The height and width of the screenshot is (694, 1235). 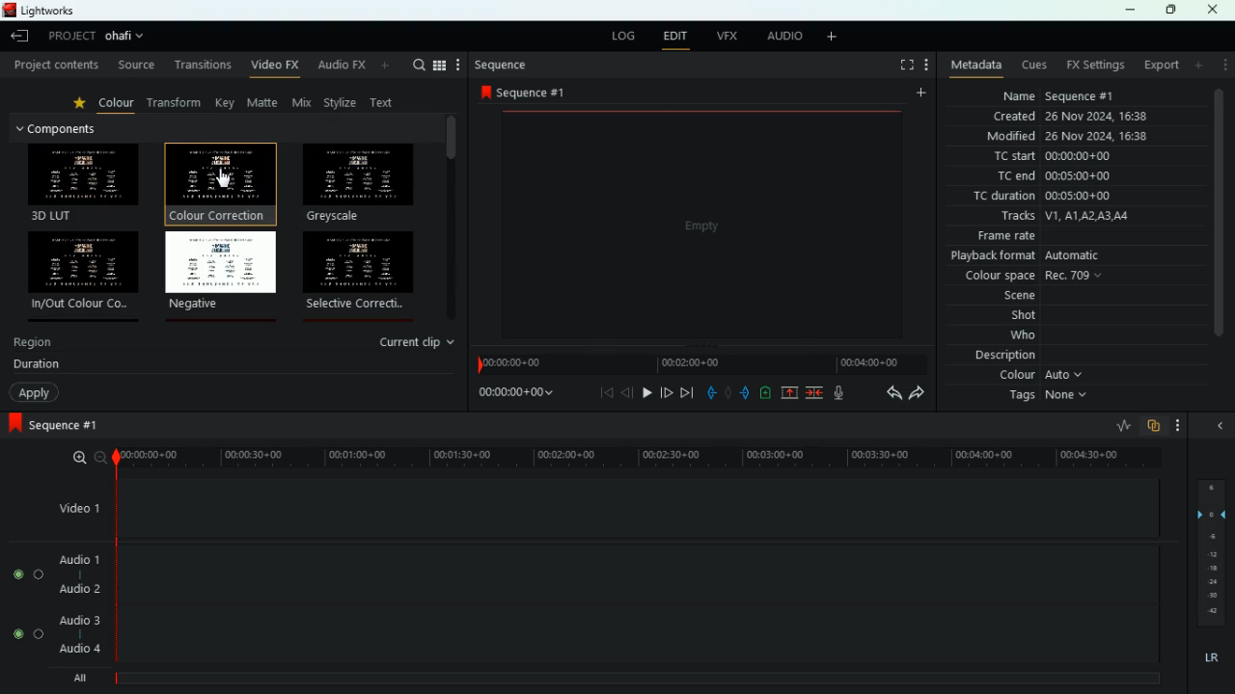 I want to click on sequence, so click(x=72, y=425).